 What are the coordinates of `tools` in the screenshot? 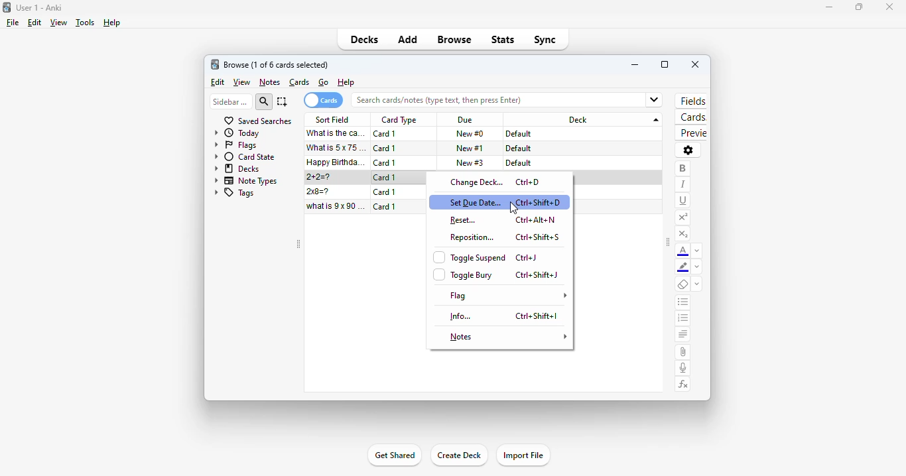 It's located at (84, 23).